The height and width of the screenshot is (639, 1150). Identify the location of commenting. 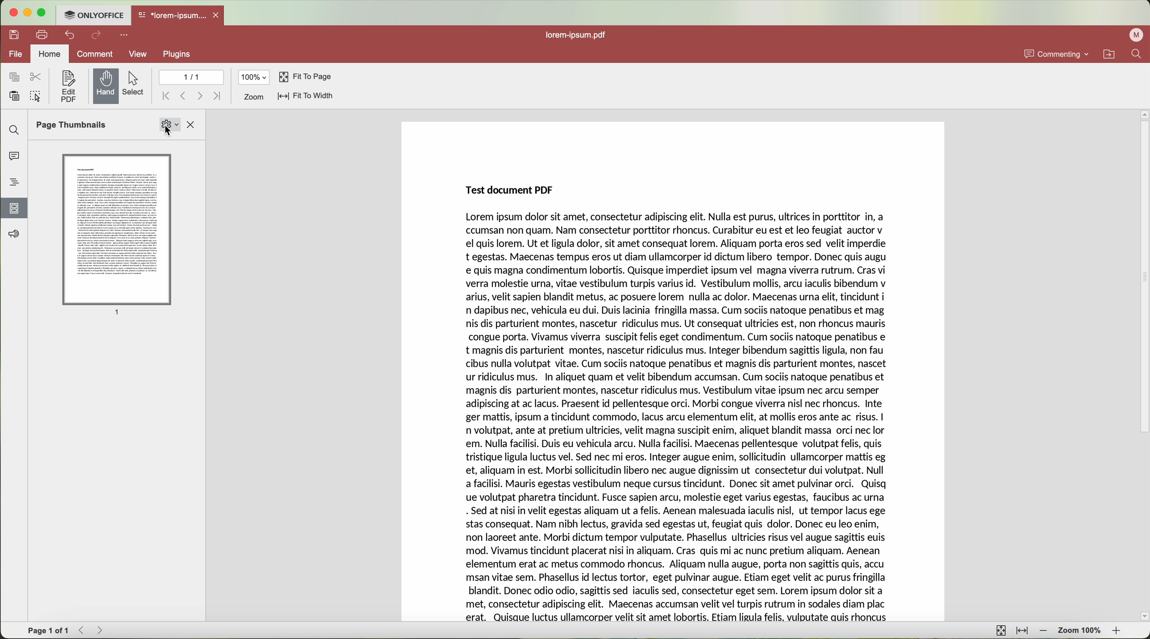
(1057, 54).